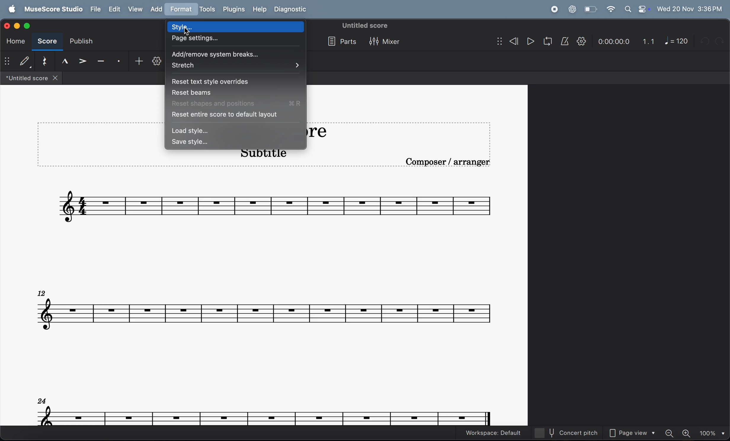 The width and height of the screenshot is (730, 441). Describe the element at coordinates (235, 54) in the screenshot. I see `add and remove system breaks` at that location.